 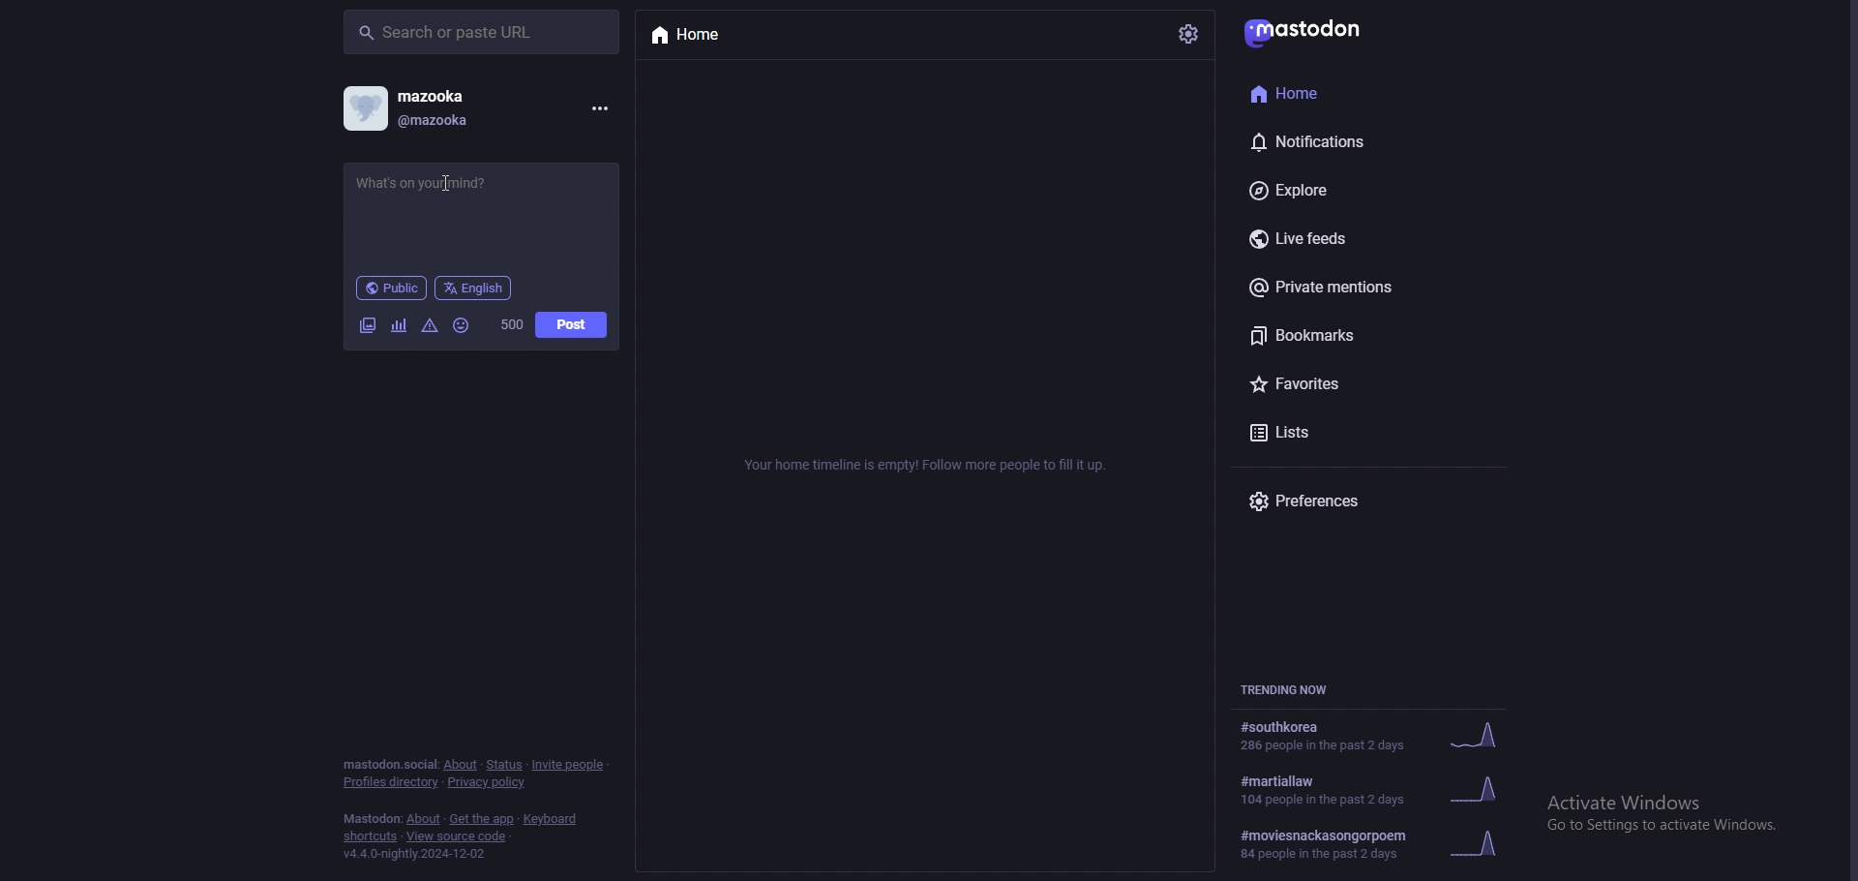 What do you see at coordinates (416, 854) in the screenshot?
I see `version` at bounding box center [416, 854].